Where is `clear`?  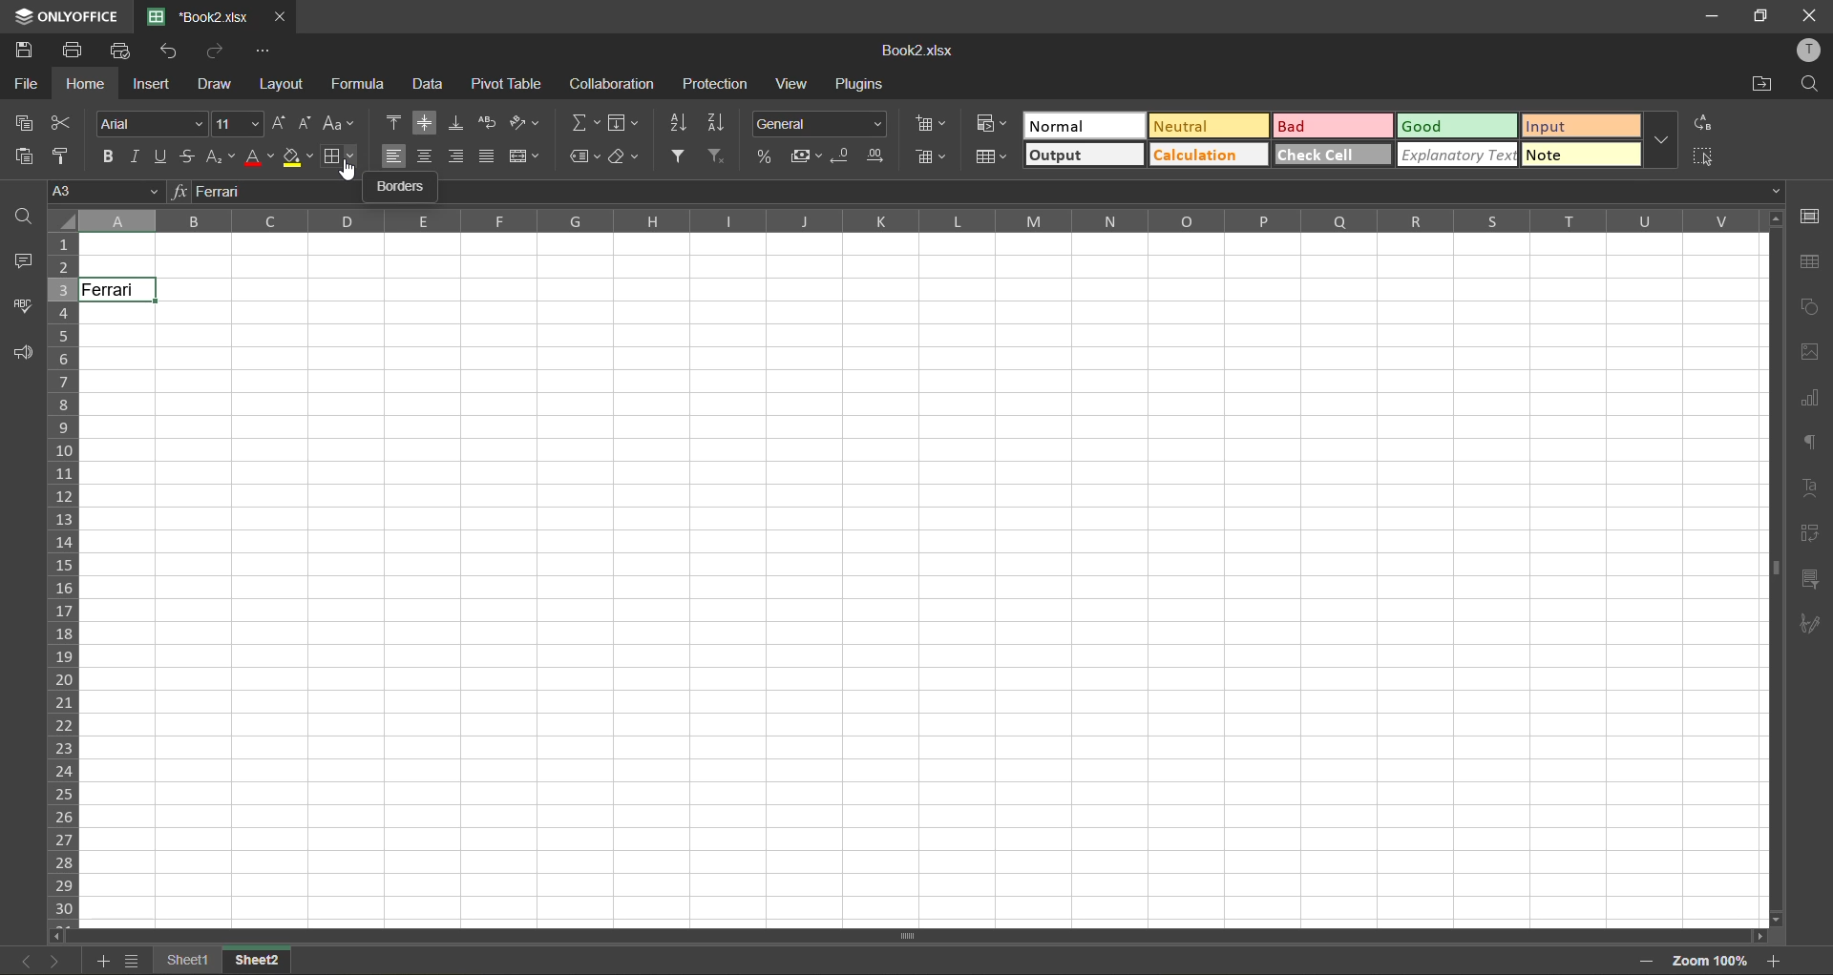
clear is located at coordinates (627, 161).